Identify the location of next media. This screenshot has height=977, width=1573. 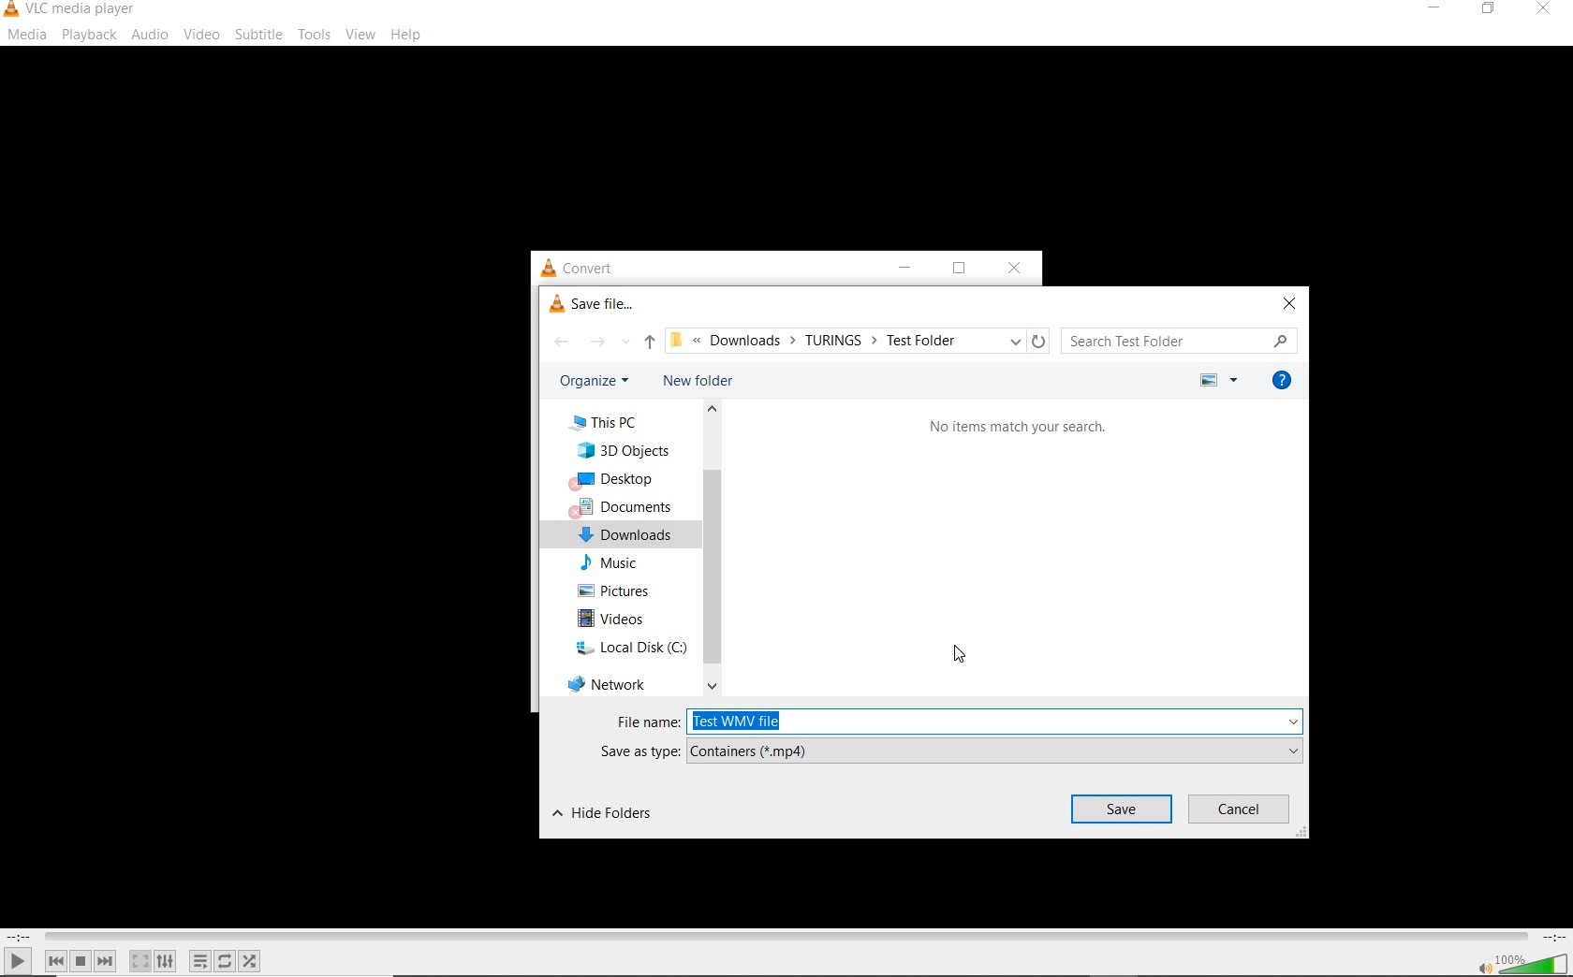
(107, 961).